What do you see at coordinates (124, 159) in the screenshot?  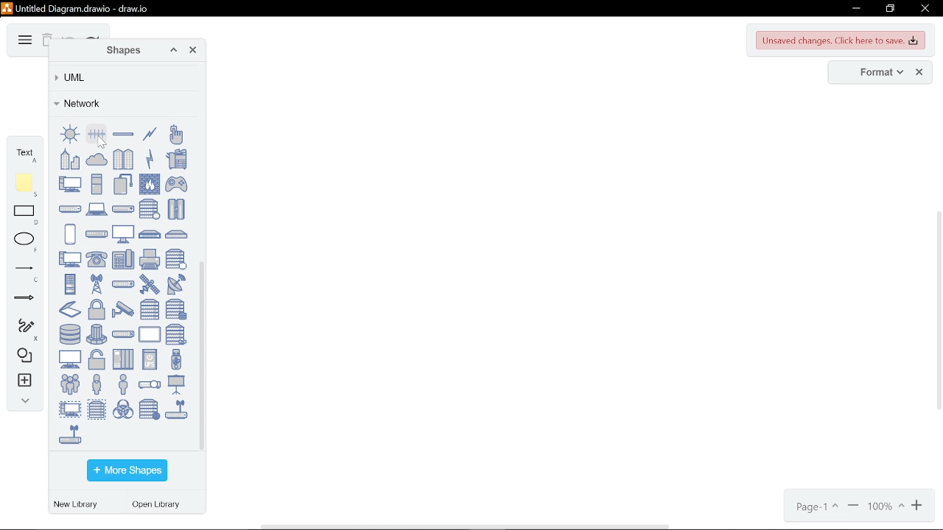 I see `community` at bounding box center [124, 159].